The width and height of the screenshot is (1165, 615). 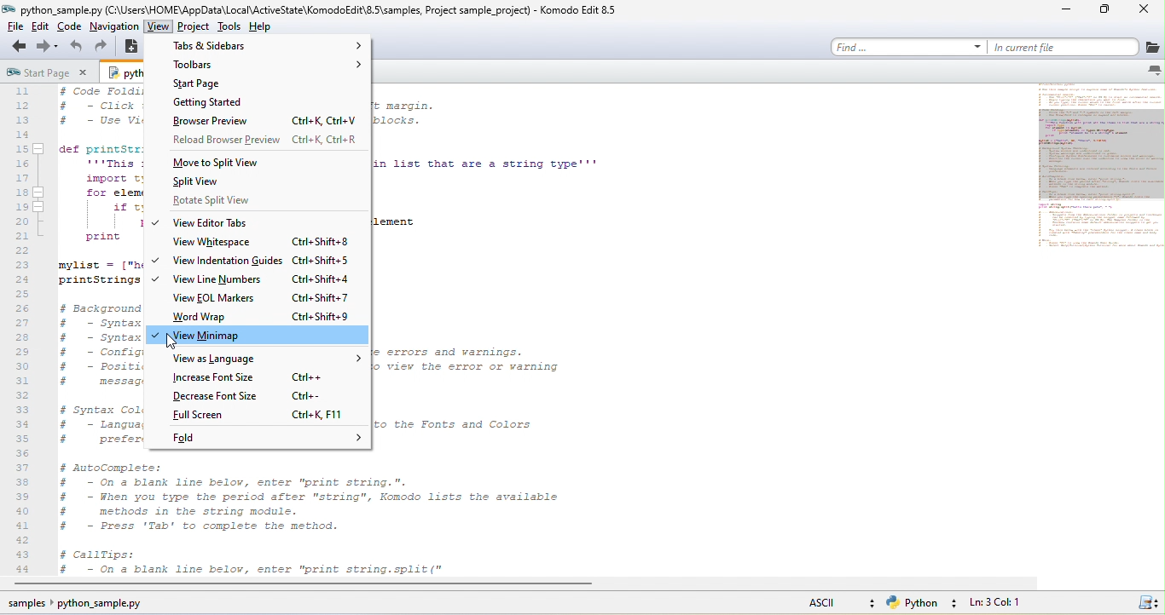 I want to click on back, so click(x=15, y=47).